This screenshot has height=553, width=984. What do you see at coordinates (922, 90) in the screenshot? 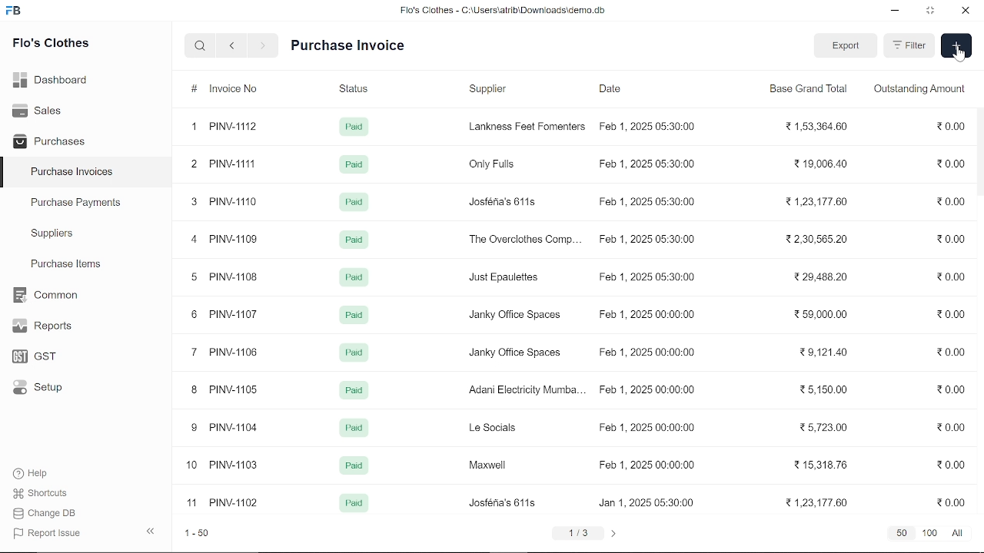
I see `Outstanding Amount` at bounding box center [922, 90].